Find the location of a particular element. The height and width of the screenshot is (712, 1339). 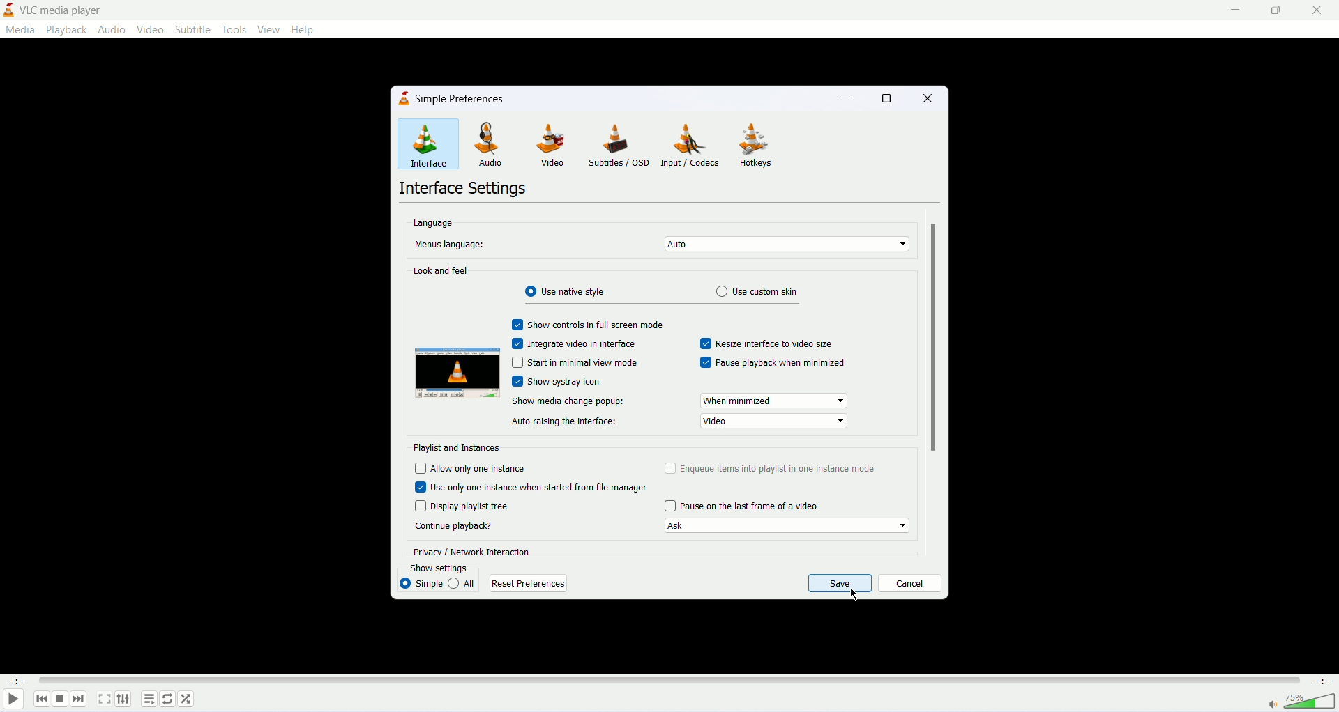

allow only one instance is located at coordinates (498, 470).